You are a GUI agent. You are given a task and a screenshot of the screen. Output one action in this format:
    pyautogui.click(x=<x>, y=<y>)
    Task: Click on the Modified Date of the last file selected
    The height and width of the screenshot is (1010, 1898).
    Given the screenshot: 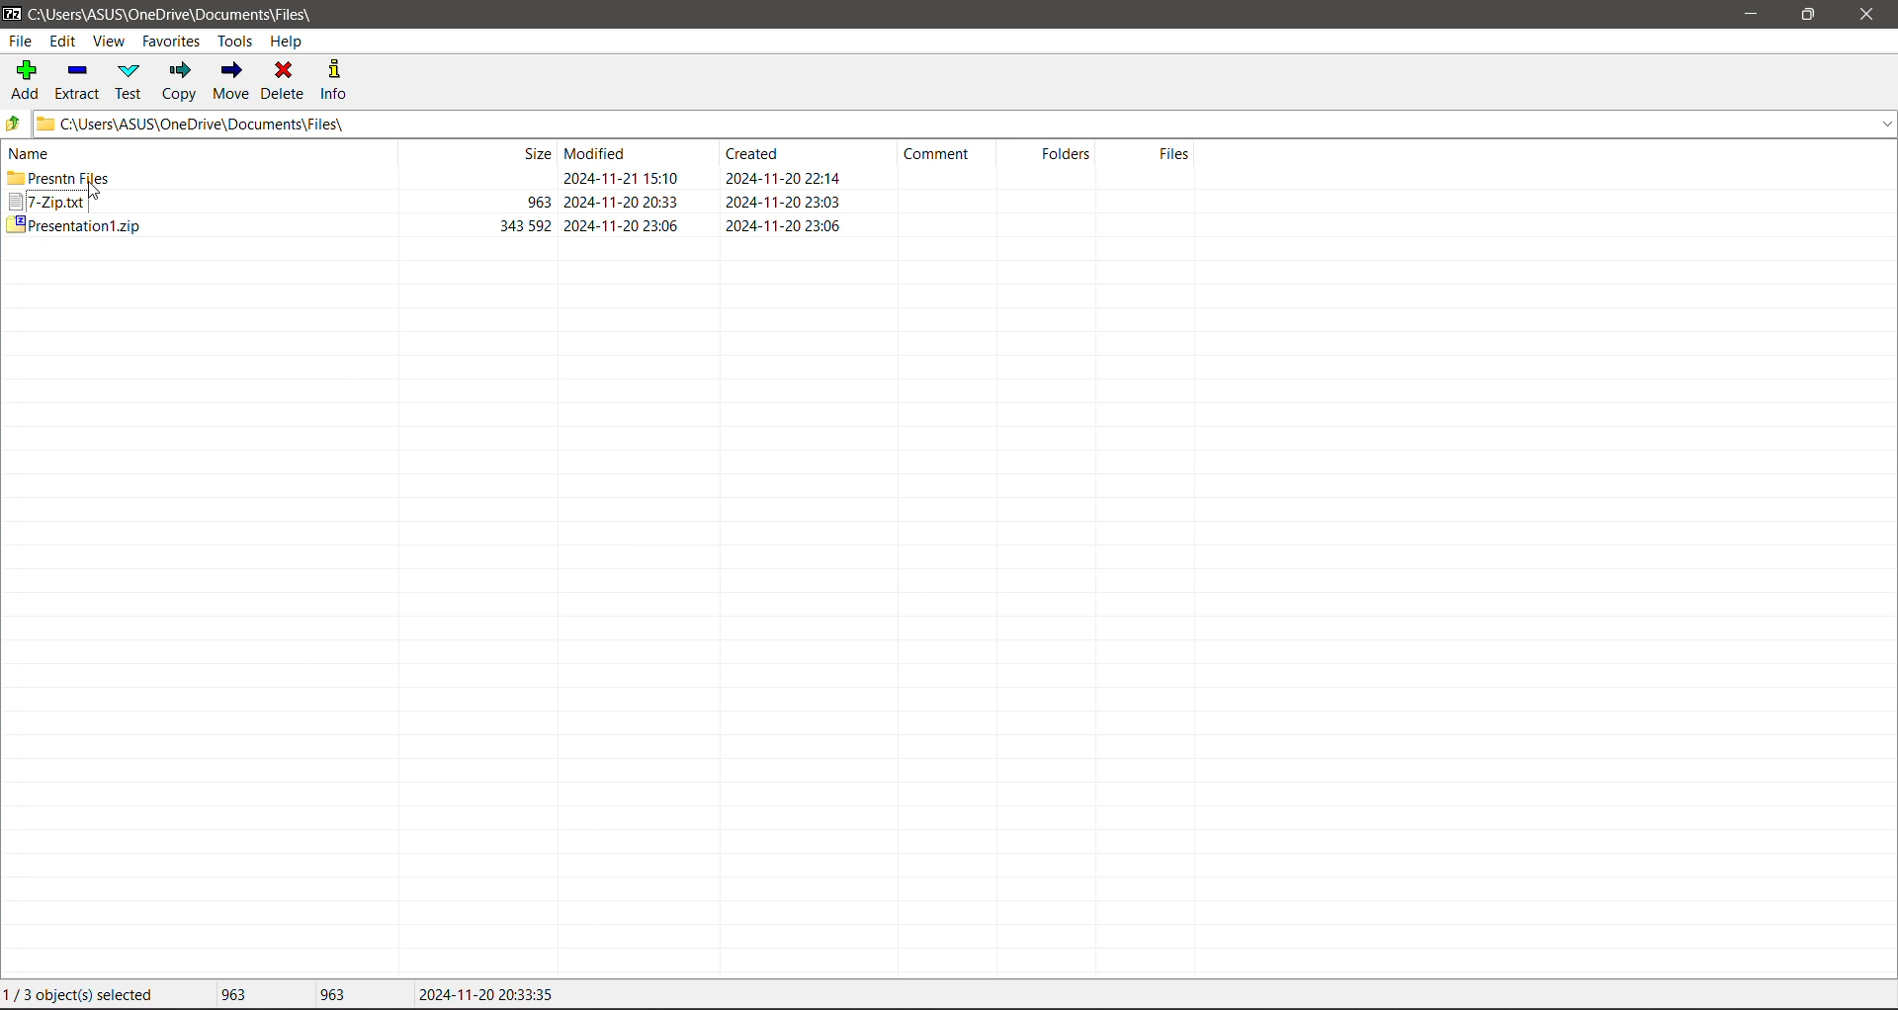 What is the action you would take?
    pyautogui.click(x=486, y=995)
    